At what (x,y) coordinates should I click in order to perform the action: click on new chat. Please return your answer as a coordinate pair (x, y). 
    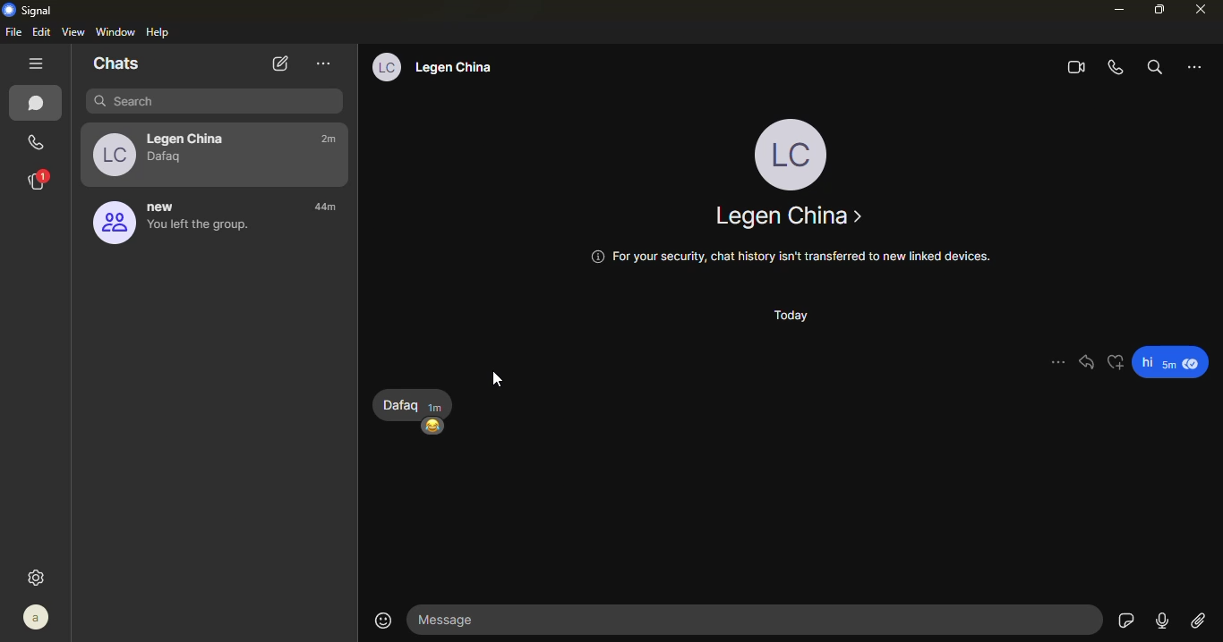
    Looking at the image, I should click on (278, 63).